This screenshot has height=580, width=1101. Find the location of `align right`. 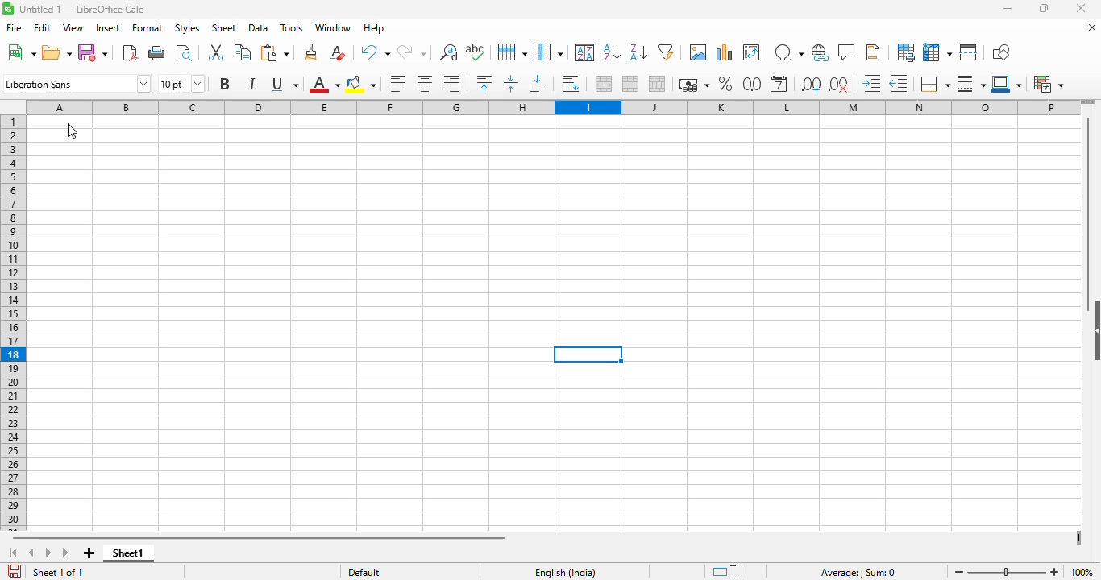

align right is located at coordinates (452, 84).